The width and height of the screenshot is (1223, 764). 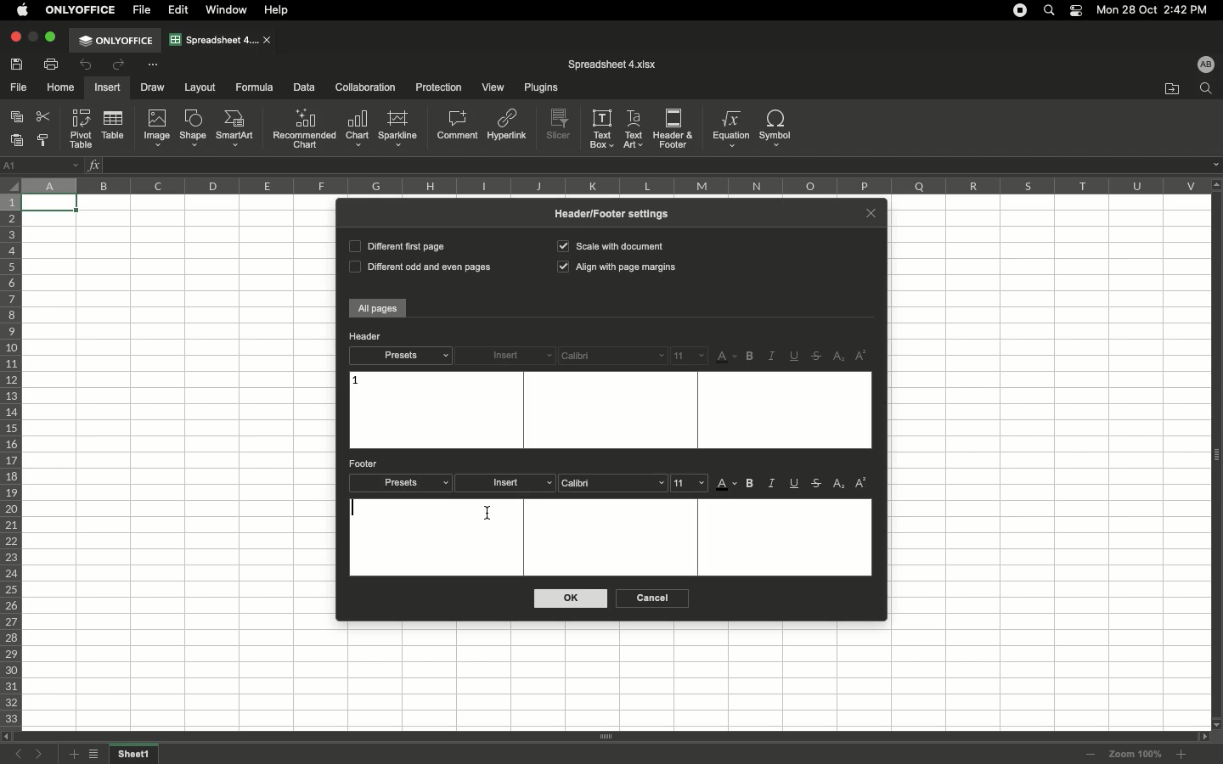 I want to click on Sparkline, so click(x=397, y=128).